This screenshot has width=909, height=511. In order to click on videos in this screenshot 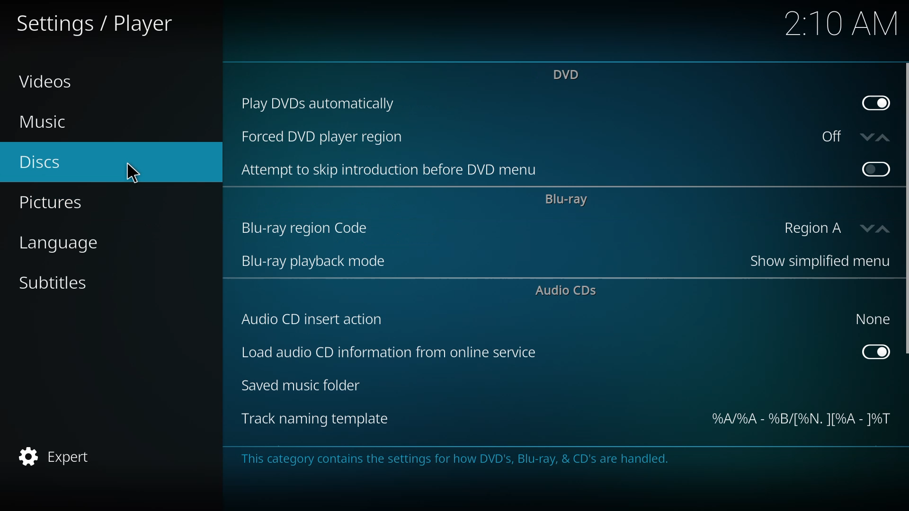, I will do `click(47, 81)`.